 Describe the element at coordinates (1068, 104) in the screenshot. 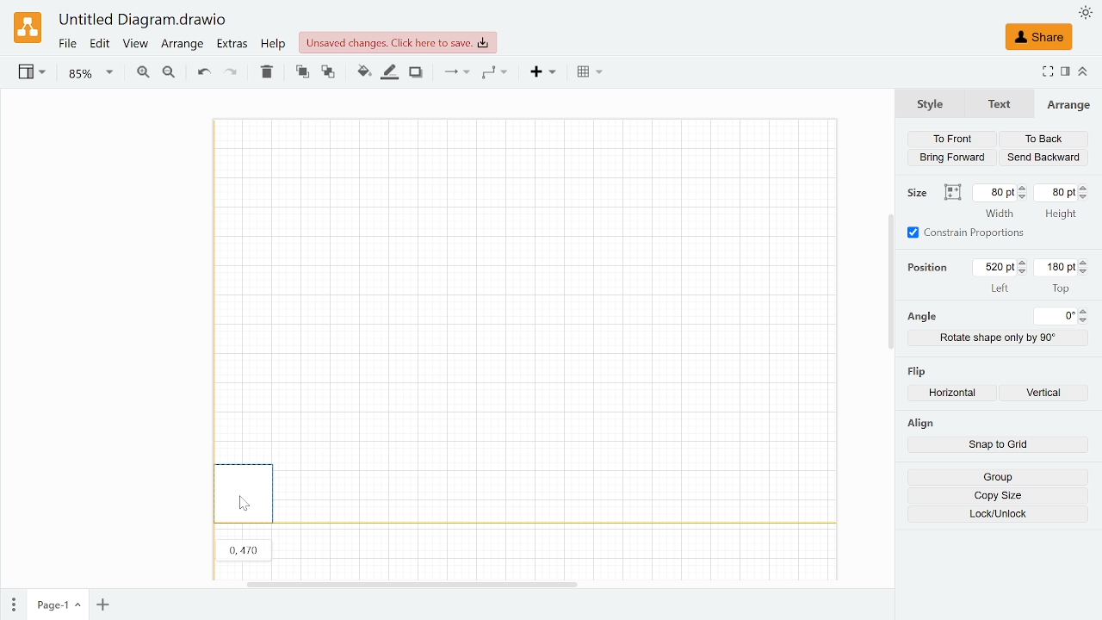

I see `Arrange` at that location.